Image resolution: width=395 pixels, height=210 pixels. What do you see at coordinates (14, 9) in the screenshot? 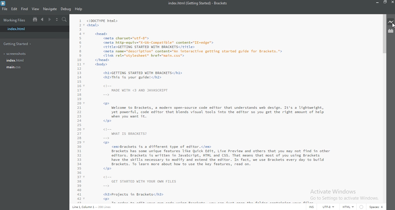
I see `Edit` at bounding box center [14, 9].